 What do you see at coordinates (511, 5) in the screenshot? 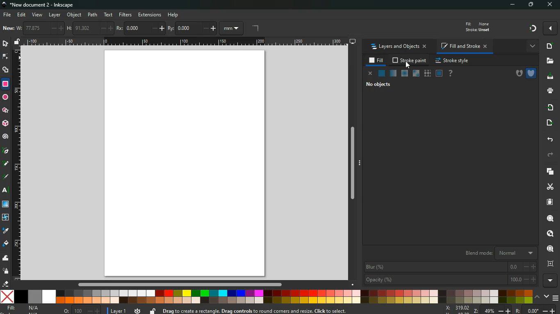
I see `minimize` at bounding box center [511, 5].